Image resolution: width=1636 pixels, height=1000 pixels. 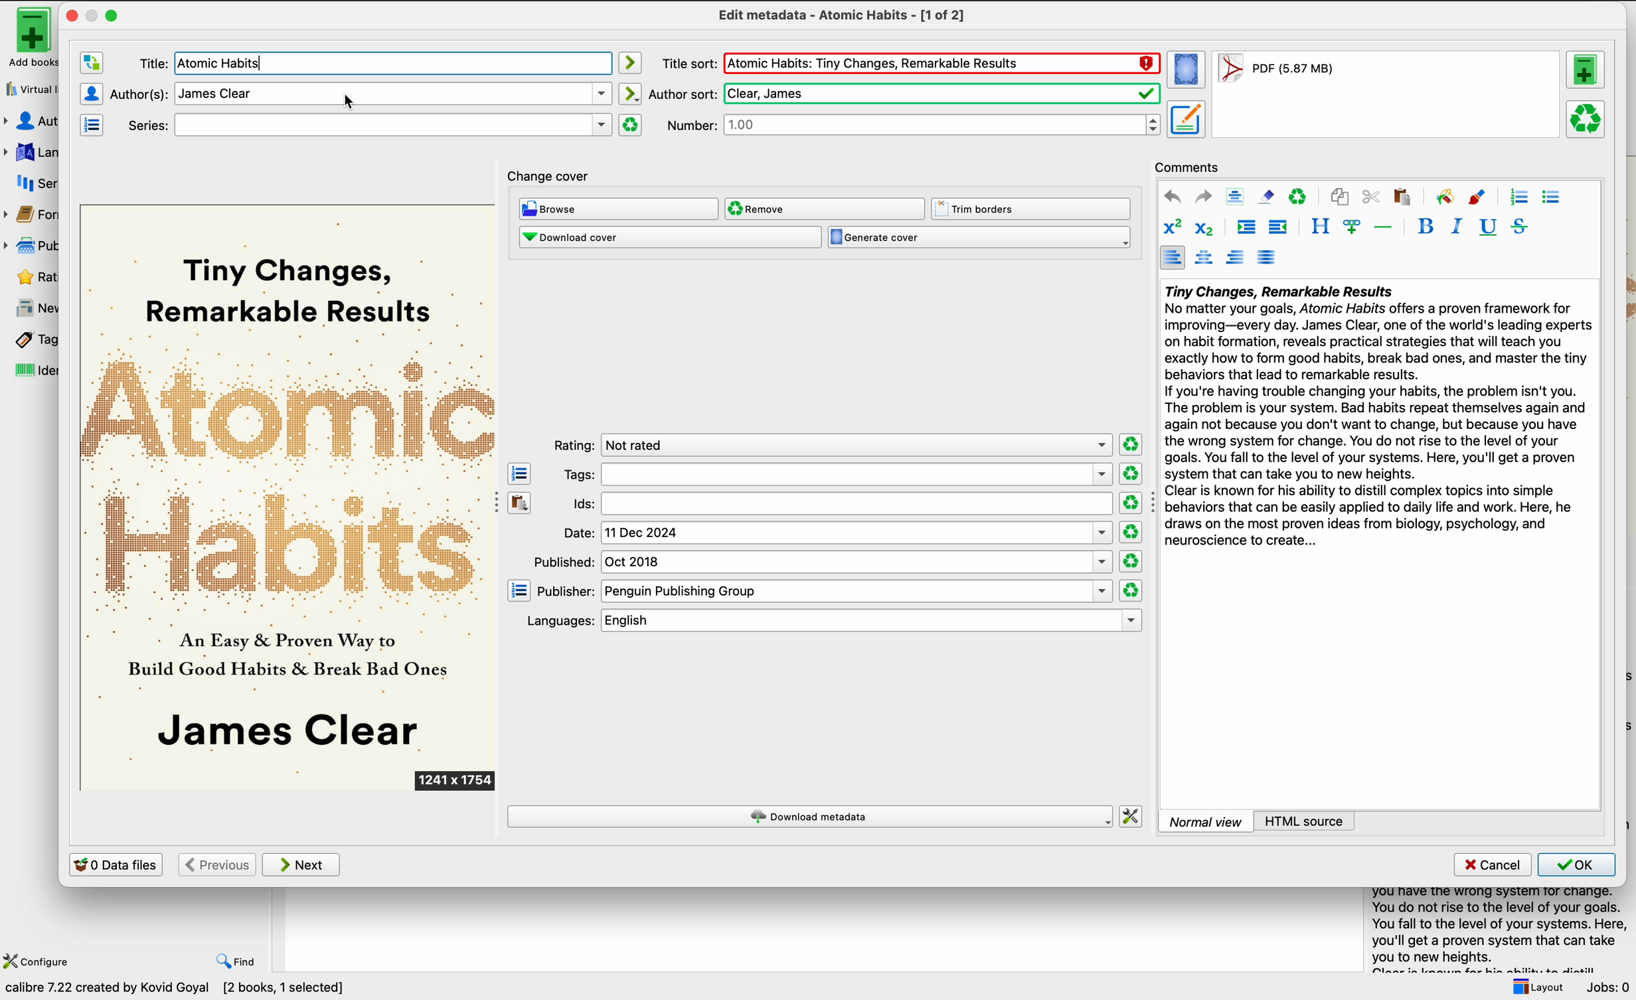 I want to click on align justified, so click(x=1268, y=257).